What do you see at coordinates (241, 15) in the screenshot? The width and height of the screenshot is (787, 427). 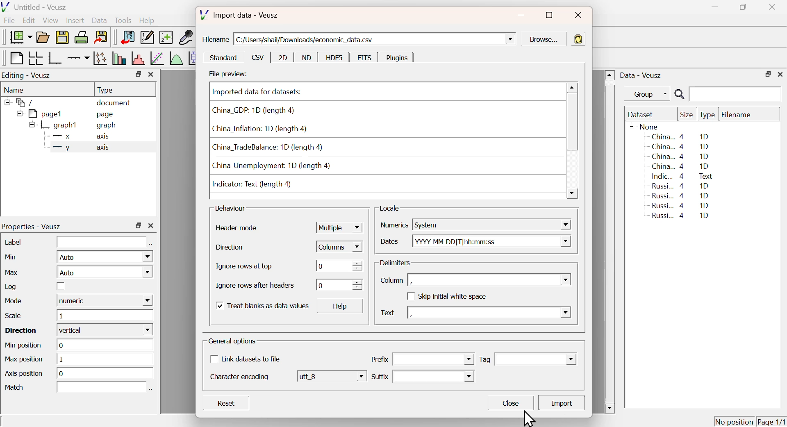 I see `Import data - Veusz` at bounding box center [241, 15].